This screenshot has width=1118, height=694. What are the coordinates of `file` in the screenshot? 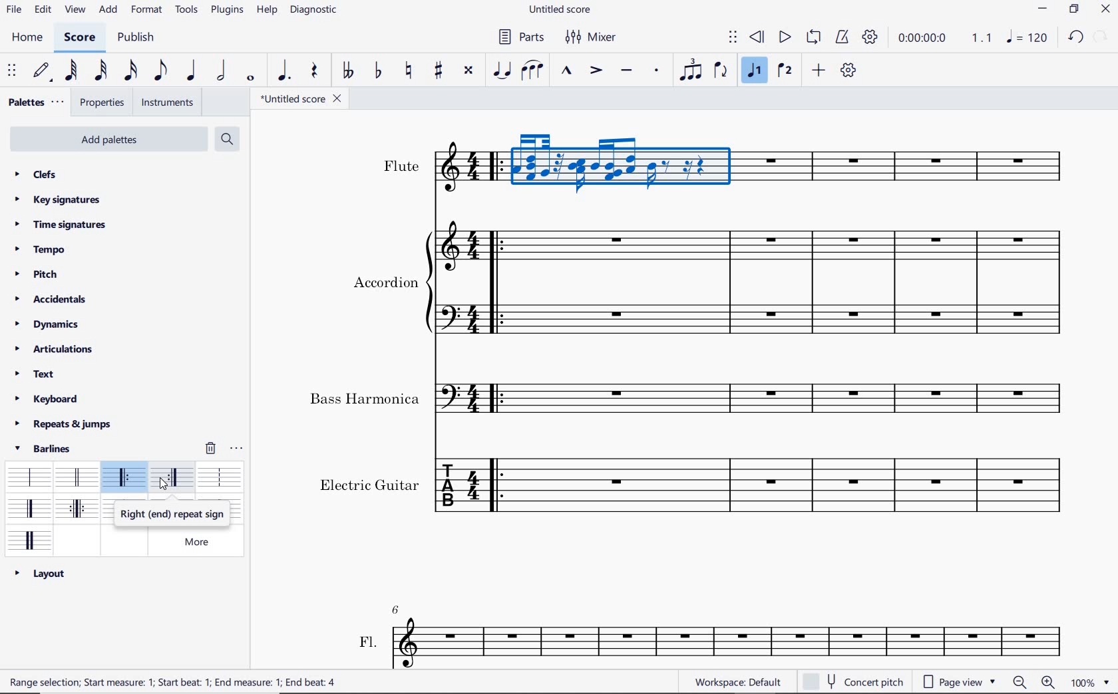 It's located at (13, 11).